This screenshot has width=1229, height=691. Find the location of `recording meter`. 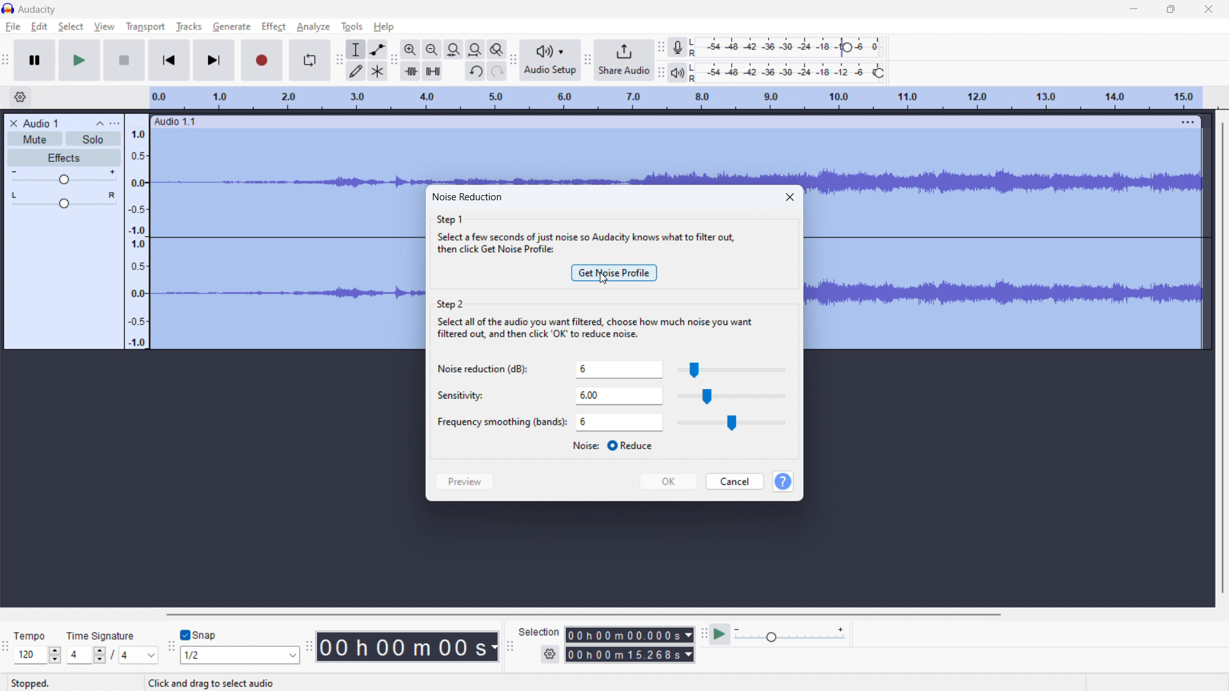

recording meter is located at coordinates (677, 48).